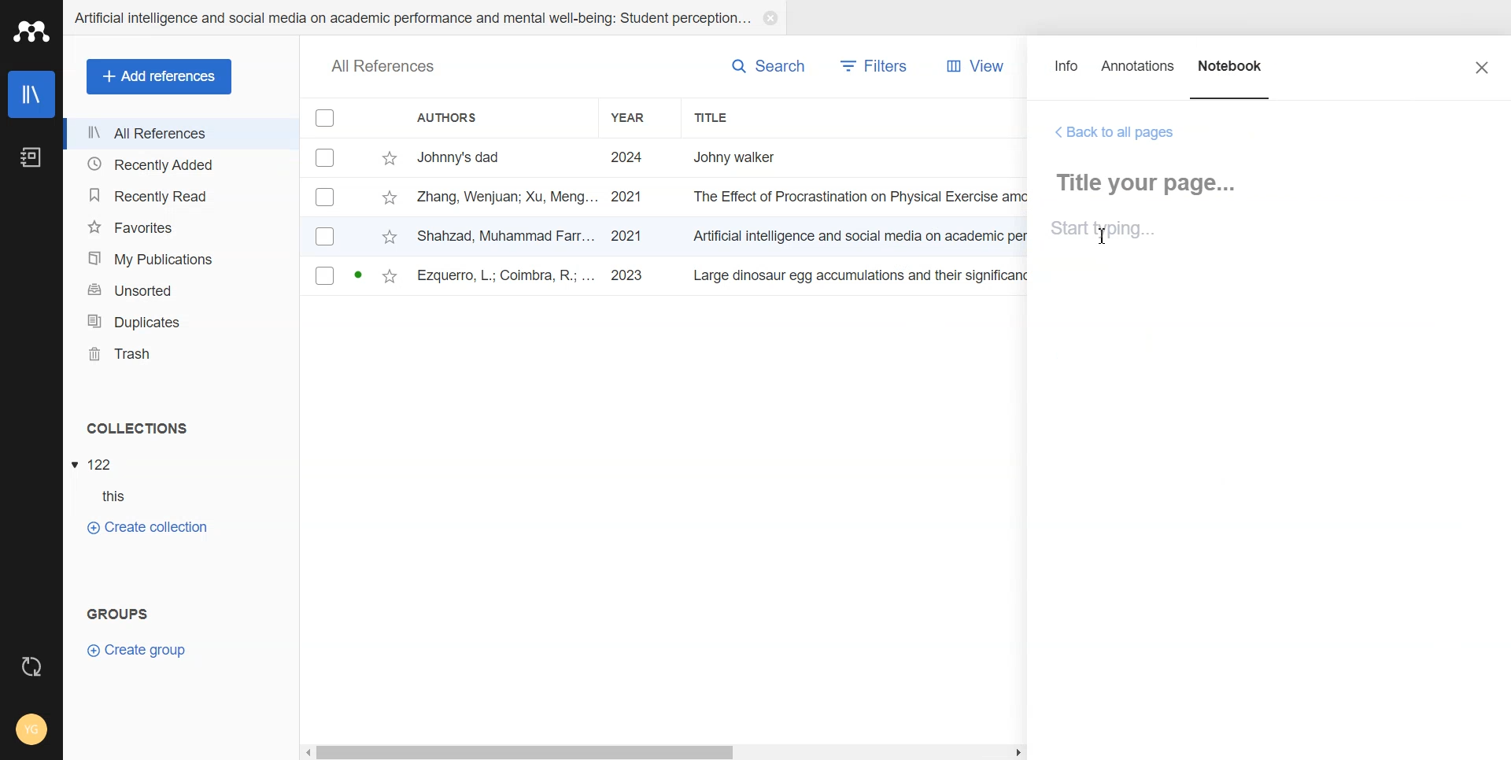 Image resolution: width=1511 pixels, height=760 pixels. I want to click on all references, so click(383, 68).